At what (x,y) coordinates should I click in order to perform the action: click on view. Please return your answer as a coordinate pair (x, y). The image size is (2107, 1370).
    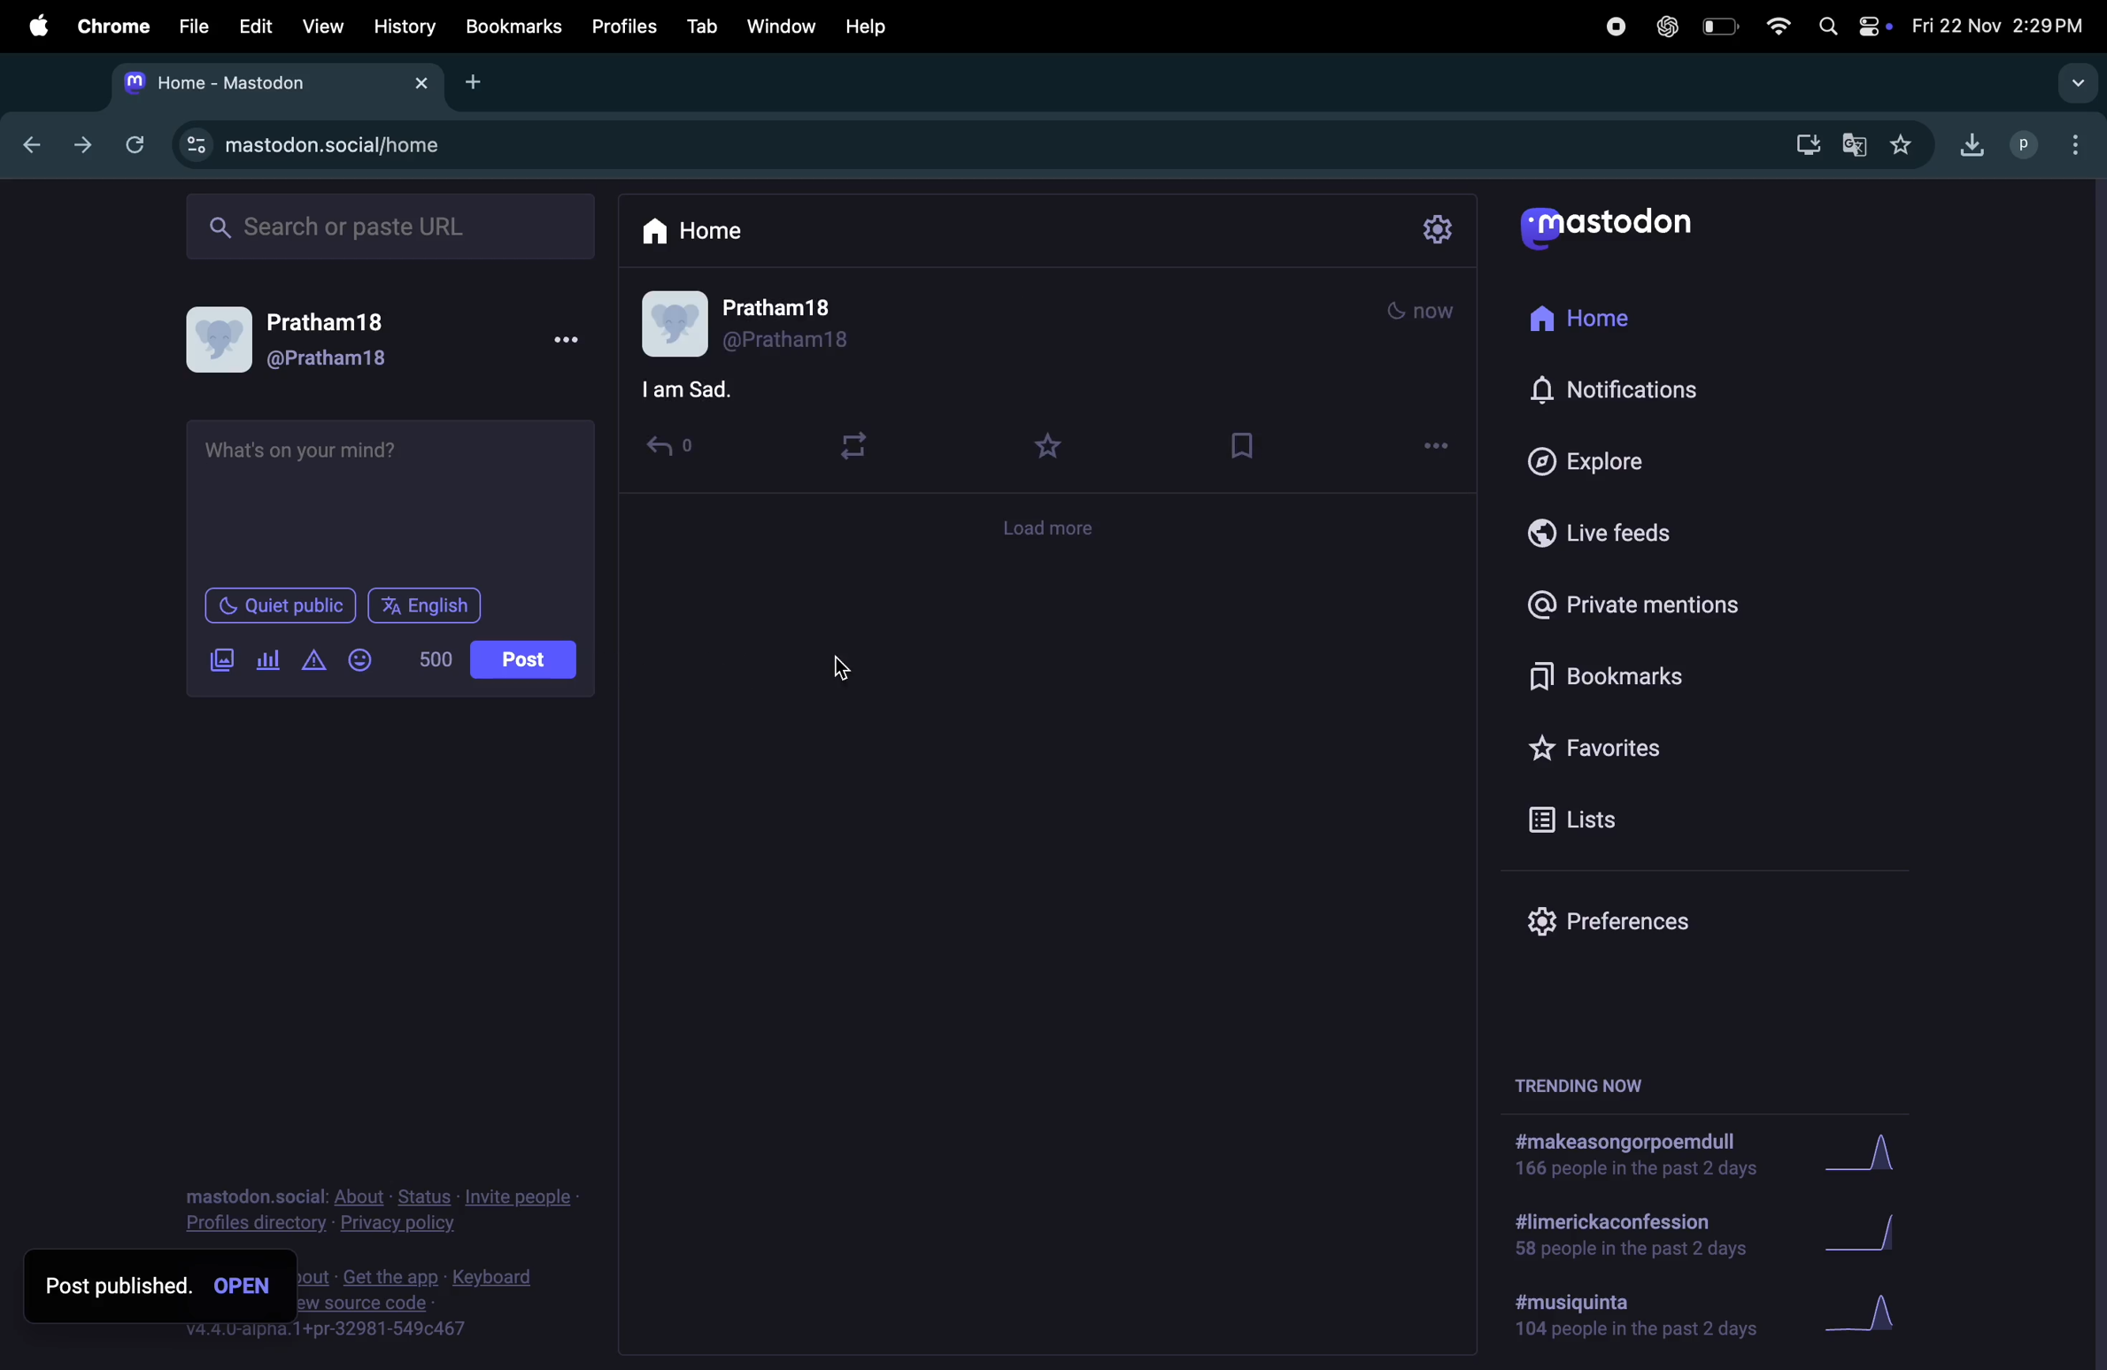
    Looking at the image, I should click on (318, 24).